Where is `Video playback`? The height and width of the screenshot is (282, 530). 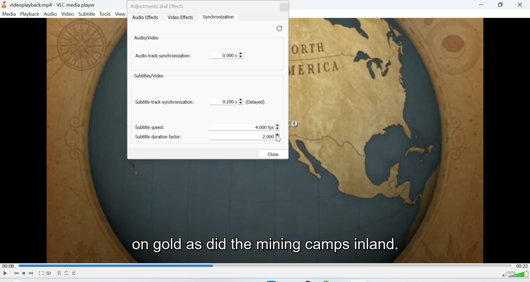
Video playback is located at coordinates (263, 212).